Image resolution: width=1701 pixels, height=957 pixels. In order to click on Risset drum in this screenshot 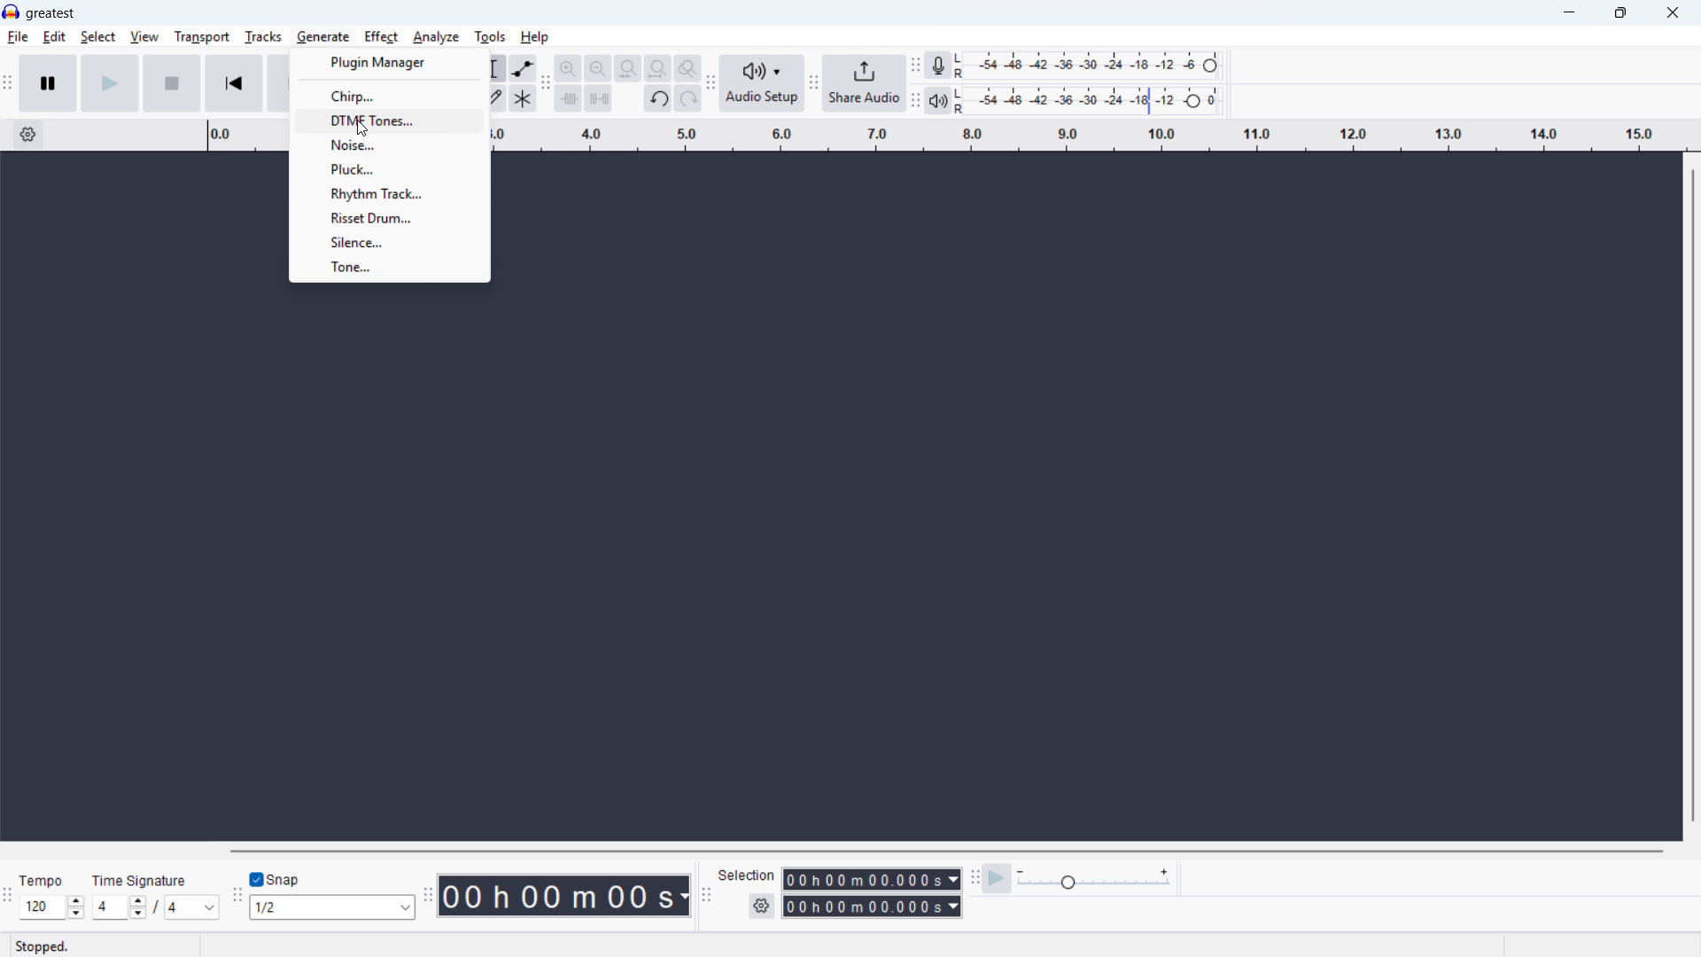, I will do `click(388, 218)`.